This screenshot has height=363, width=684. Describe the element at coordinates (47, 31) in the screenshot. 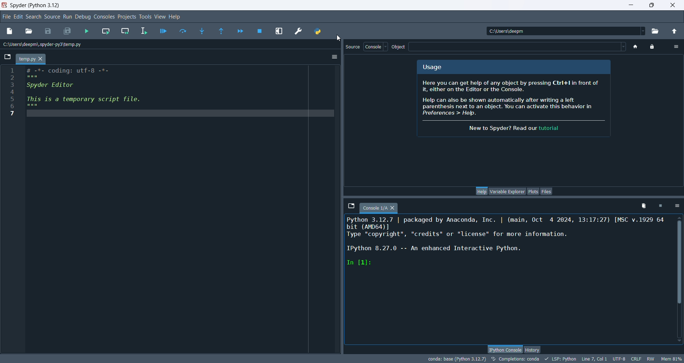

I see `save` at that location.